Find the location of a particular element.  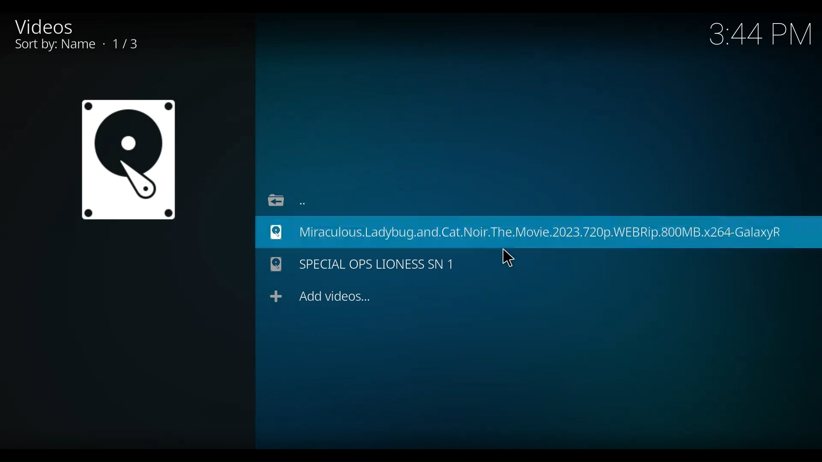

time is located at coordinates (761, 36).